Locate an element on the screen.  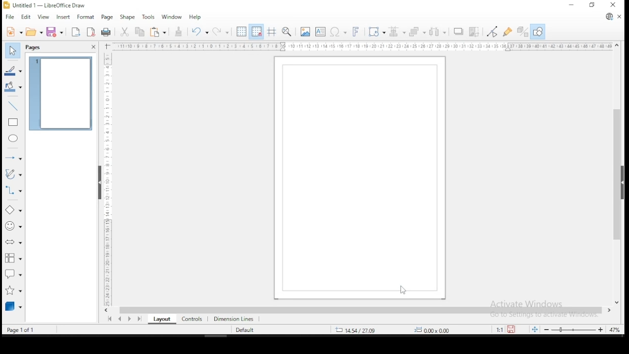
page is located at coordinates (108, 18).